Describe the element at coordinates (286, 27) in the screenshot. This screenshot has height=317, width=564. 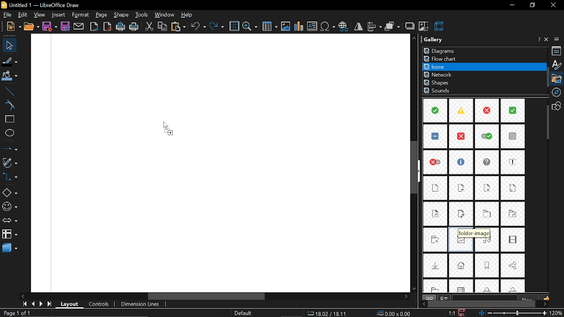
I see `insert image` at that location.